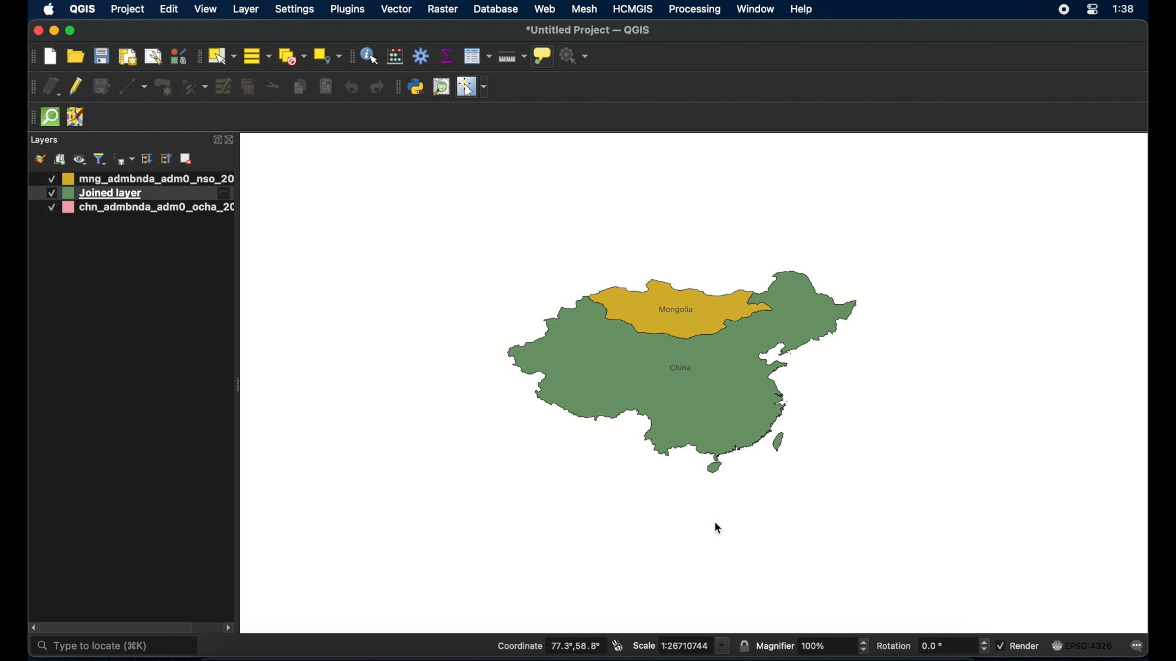 This screenshot has height=661, width=1176. What do you see at coordinates (545, 9) in the screenshot?
I see `web` at bounding box center [545, 9].